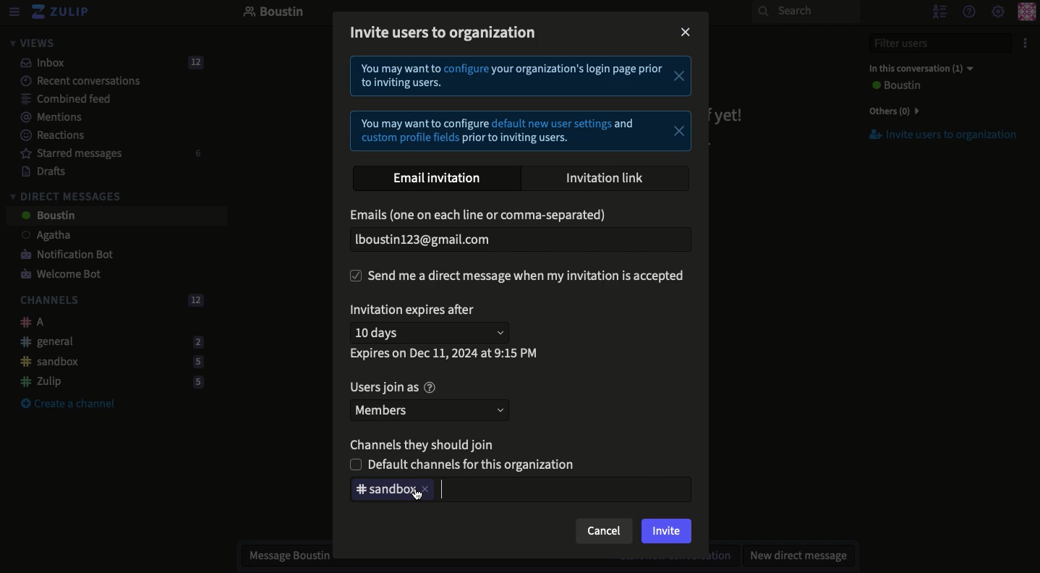  Describe the element at coordinates (604, 531) in the screenshot. I see `Cancel` at that location.